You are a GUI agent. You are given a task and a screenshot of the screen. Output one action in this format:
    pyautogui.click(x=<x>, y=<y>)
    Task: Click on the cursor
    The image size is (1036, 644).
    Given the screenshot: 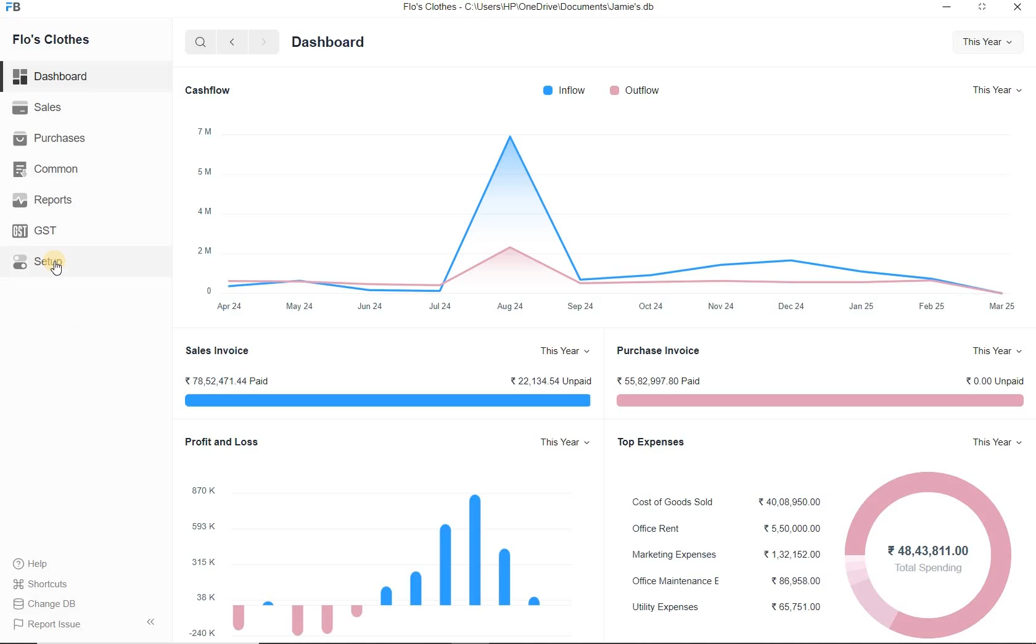 What is the action you would take?
    pyautogui.click(x=59, y=271)
    